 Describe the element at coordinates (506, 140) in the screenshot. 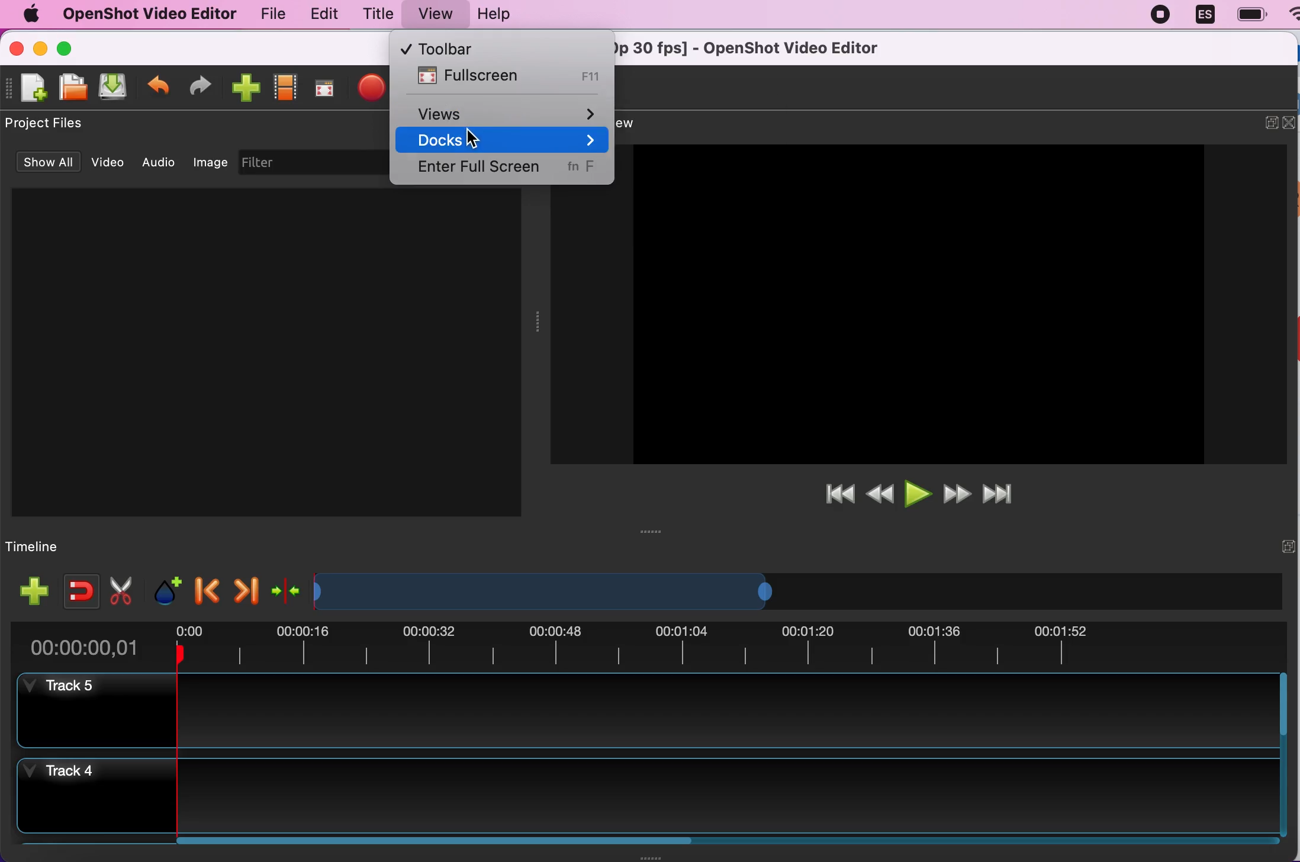

I see `docks` at that location.